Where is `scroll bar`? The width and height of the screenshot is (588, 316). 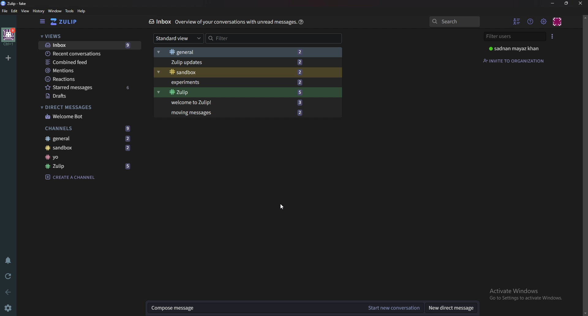 scroll bar is located at coordinates (585, 164).